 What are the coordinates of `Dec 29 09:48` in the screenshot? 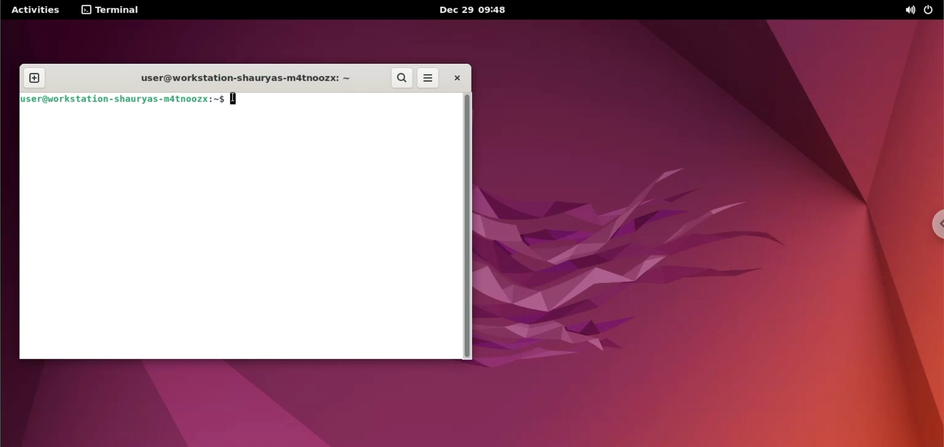 It's located at (483, 10).